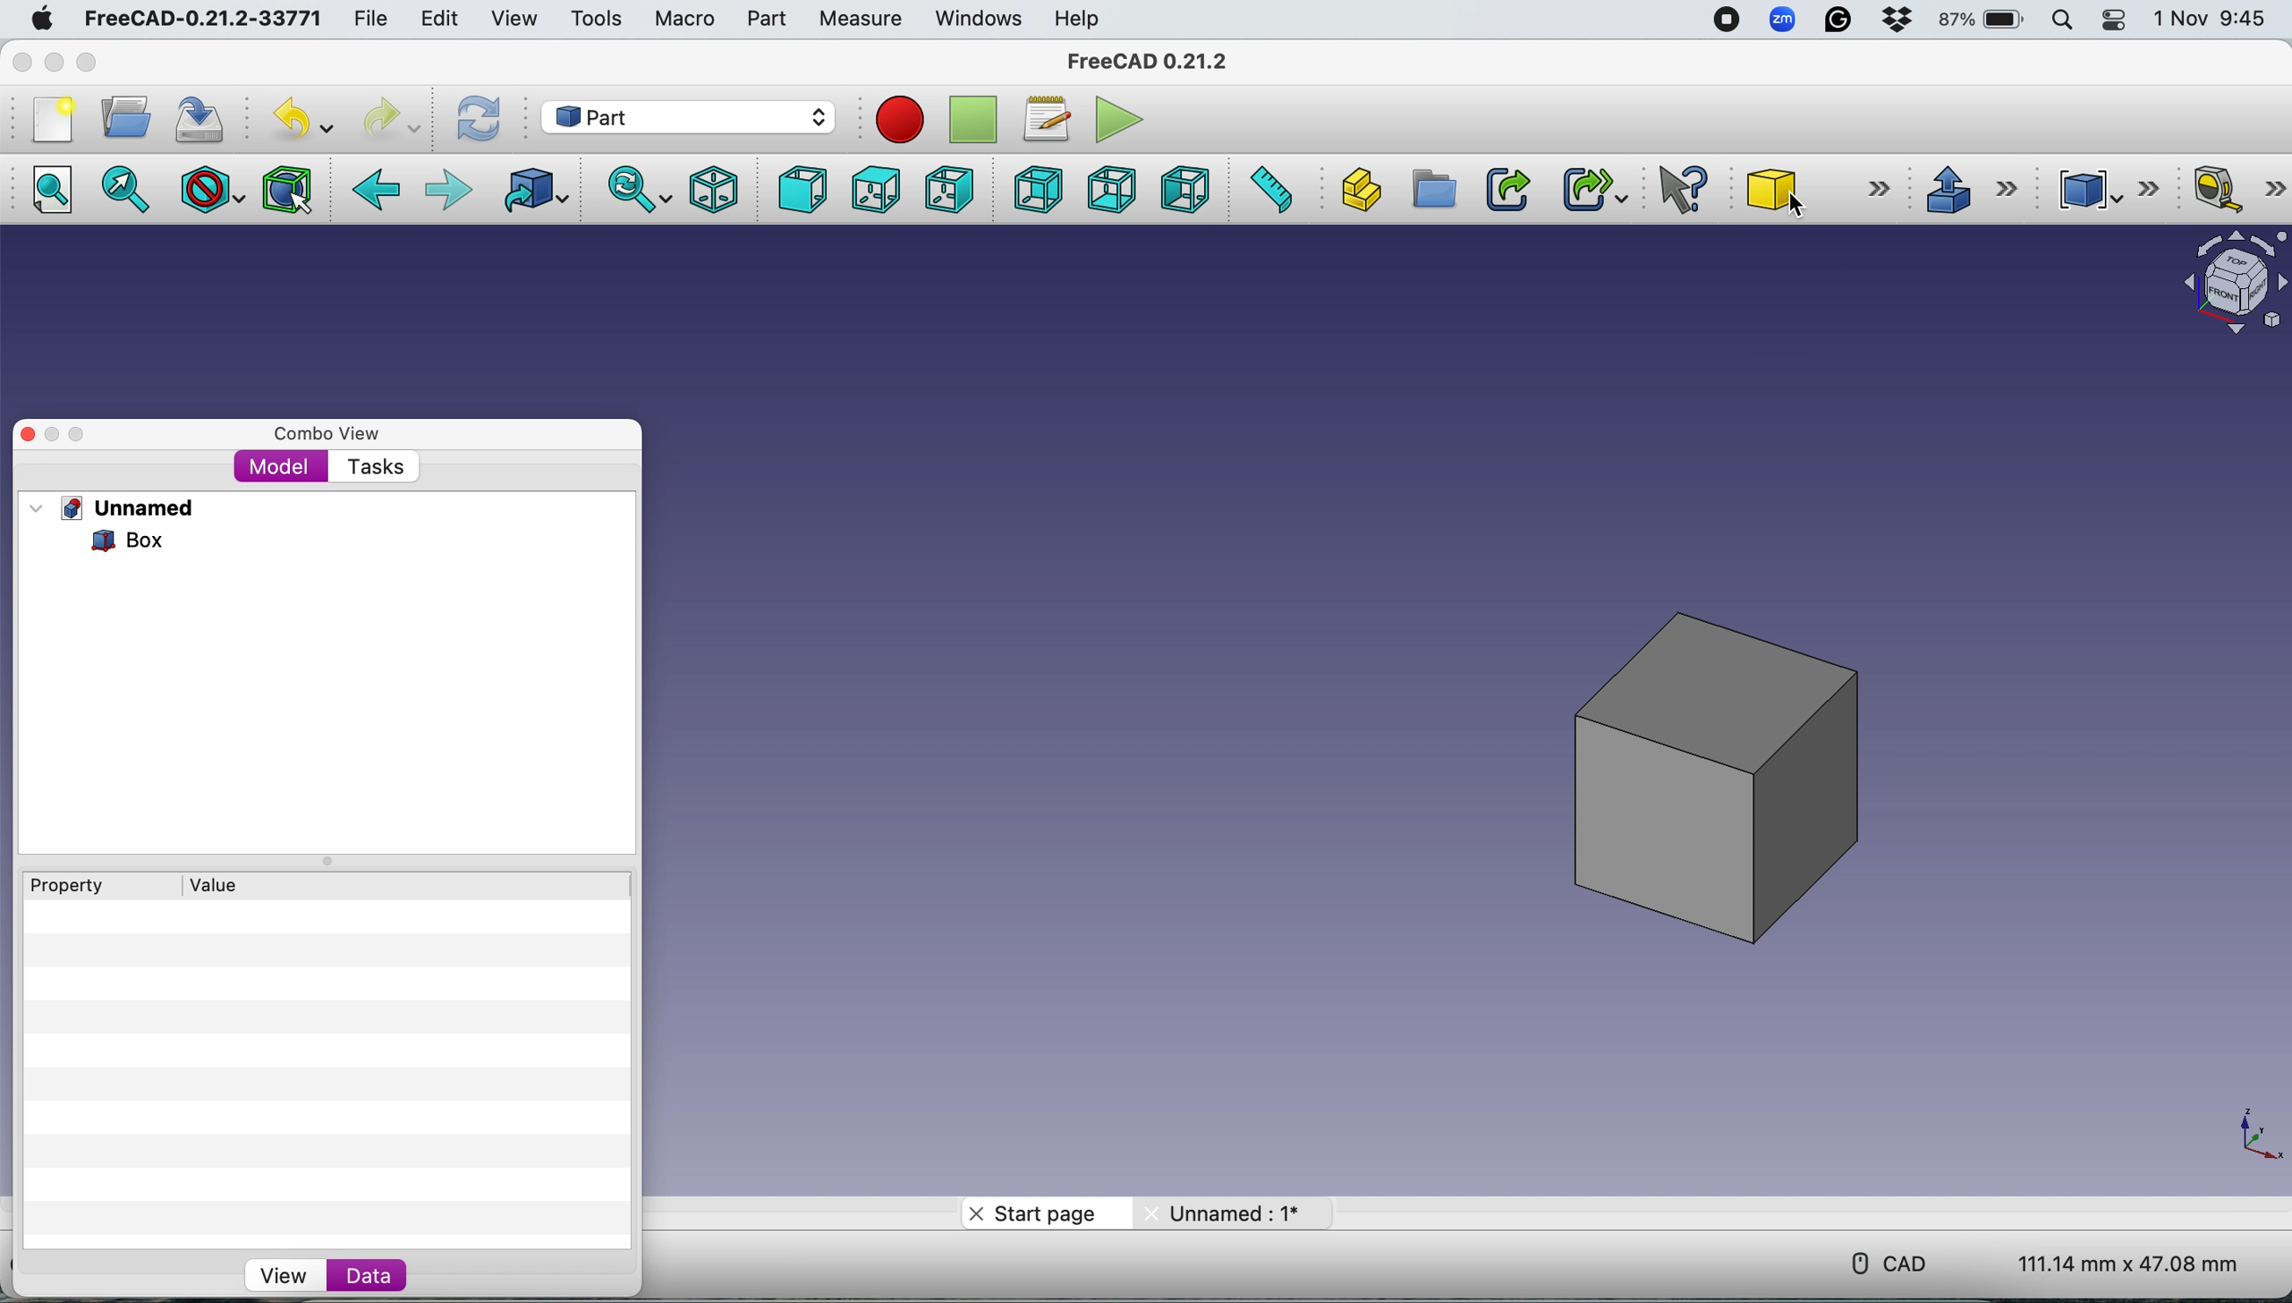 This screenshot has width=2292, height=1303. Describe the element at coordinates (2238, 192) in the screenshot. I see `Measure linear` at that location.